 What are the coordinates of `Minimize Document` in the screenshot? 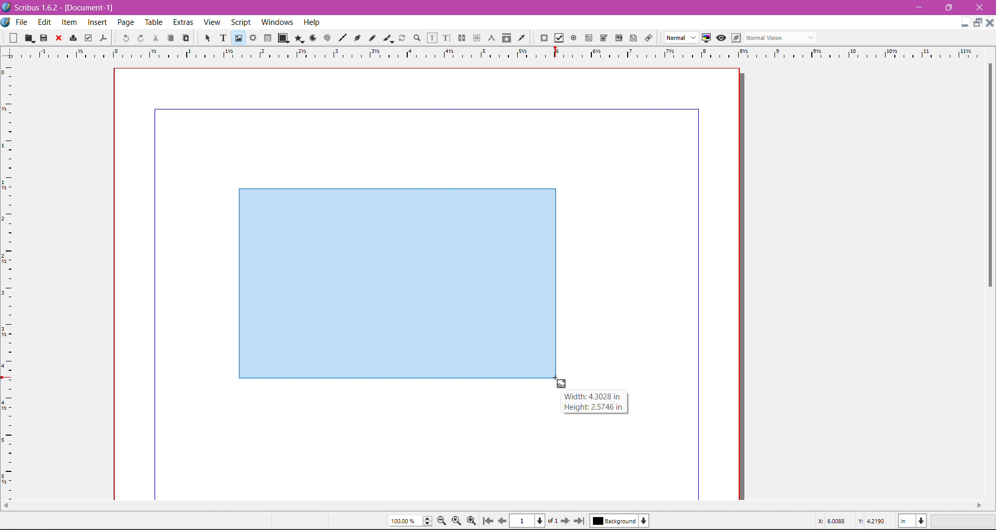 It's located at (965, 22).